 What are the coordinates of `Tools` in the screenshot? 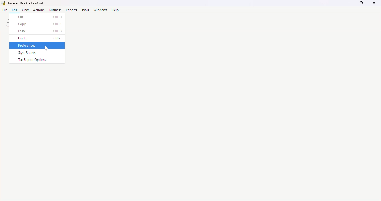 It's located at (86, 10).